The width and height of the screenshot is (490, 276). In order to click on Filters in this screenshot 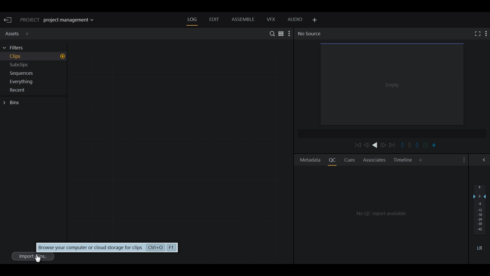, I will do `click(16, 48)`.